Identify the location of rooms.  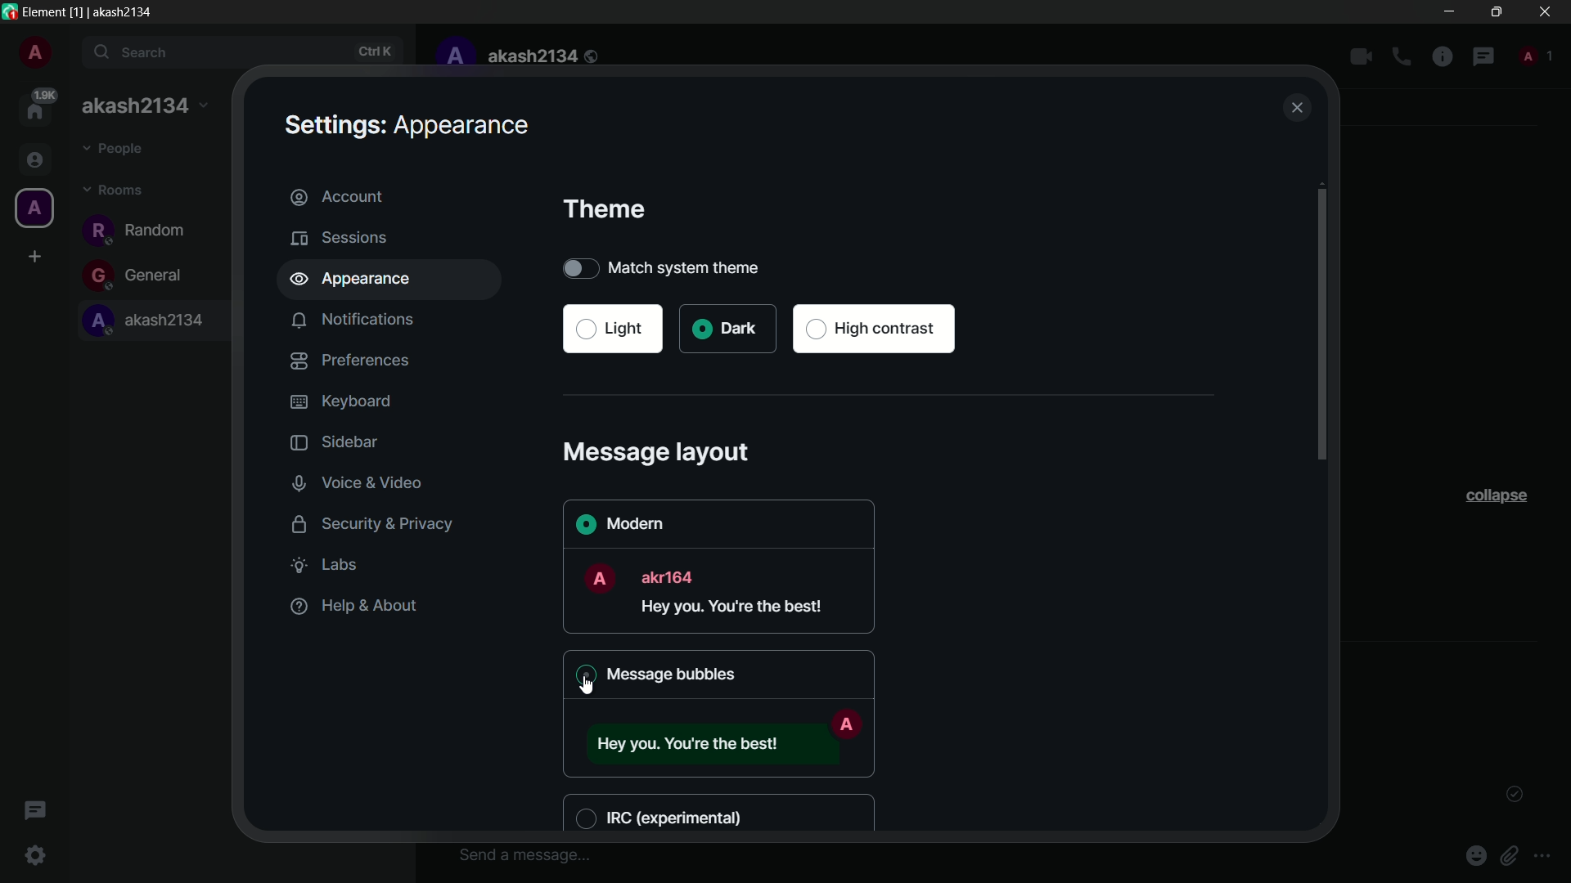
(115, 191).